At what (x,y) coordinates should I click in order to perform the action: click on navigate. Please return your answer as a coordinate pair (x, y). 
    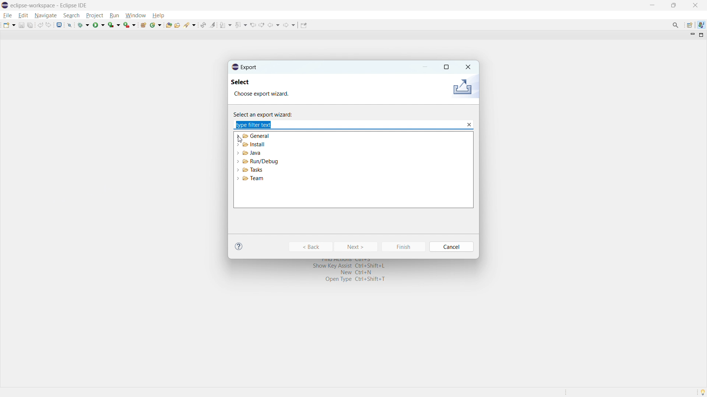
    Looking at the image, I should click on (45, 16).